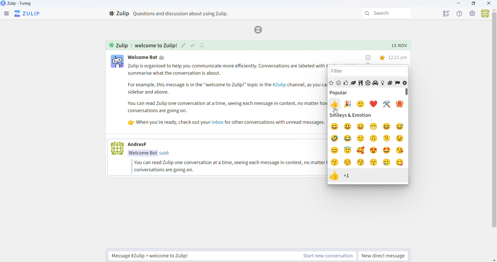 The image size is (497, 262). Describe the element at coordinates (368, 58) in the screenshot. I see `emoji` at that location.